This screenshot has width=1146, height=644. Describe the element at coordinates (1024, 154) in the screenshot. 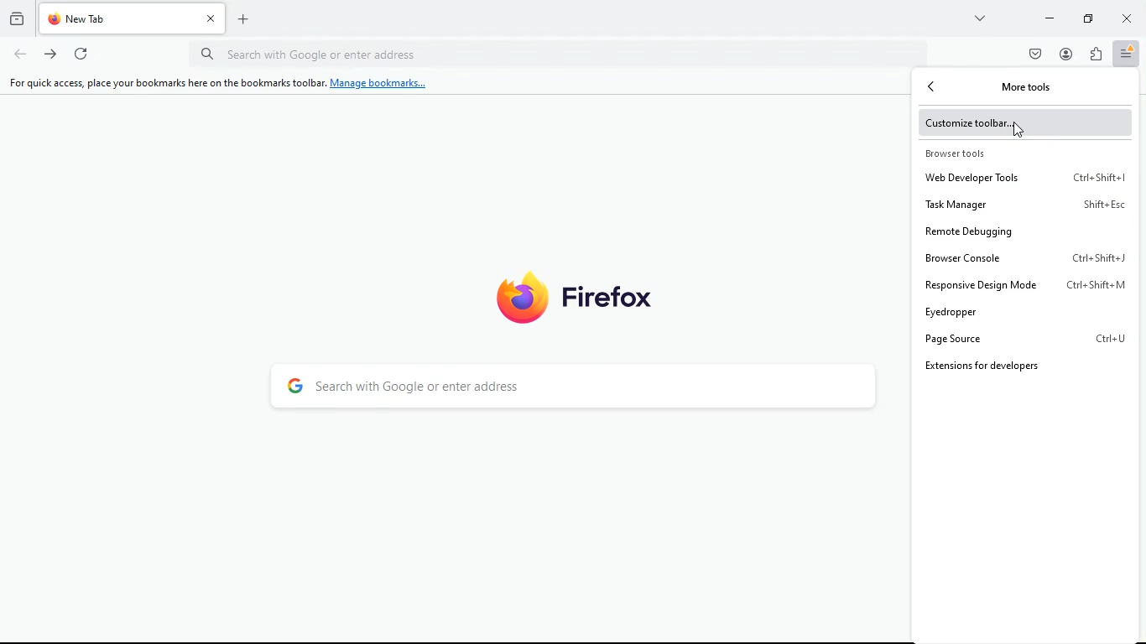

I see `browser tools` at that location.